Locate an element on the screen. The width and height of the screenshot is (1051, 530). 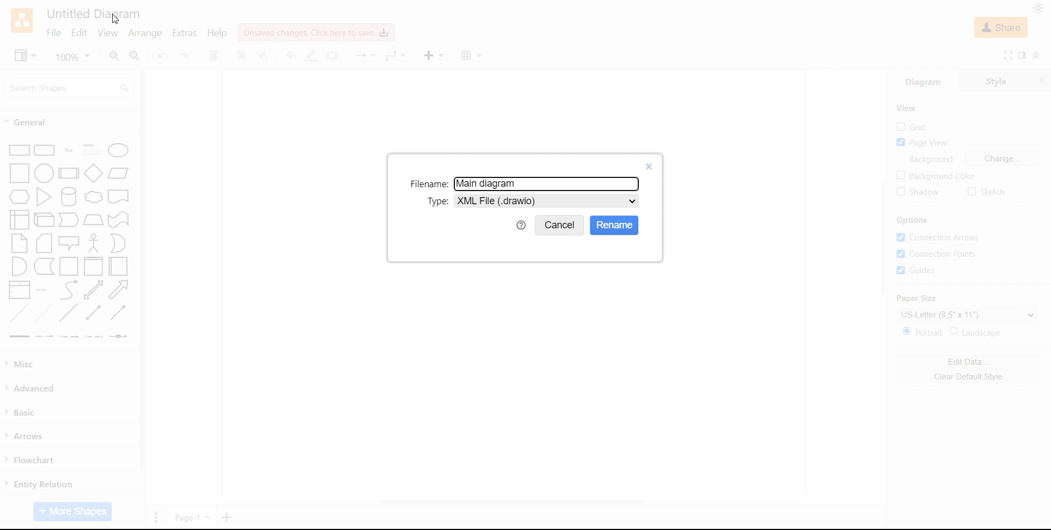
Delete  is located at coordinates (213, 55).